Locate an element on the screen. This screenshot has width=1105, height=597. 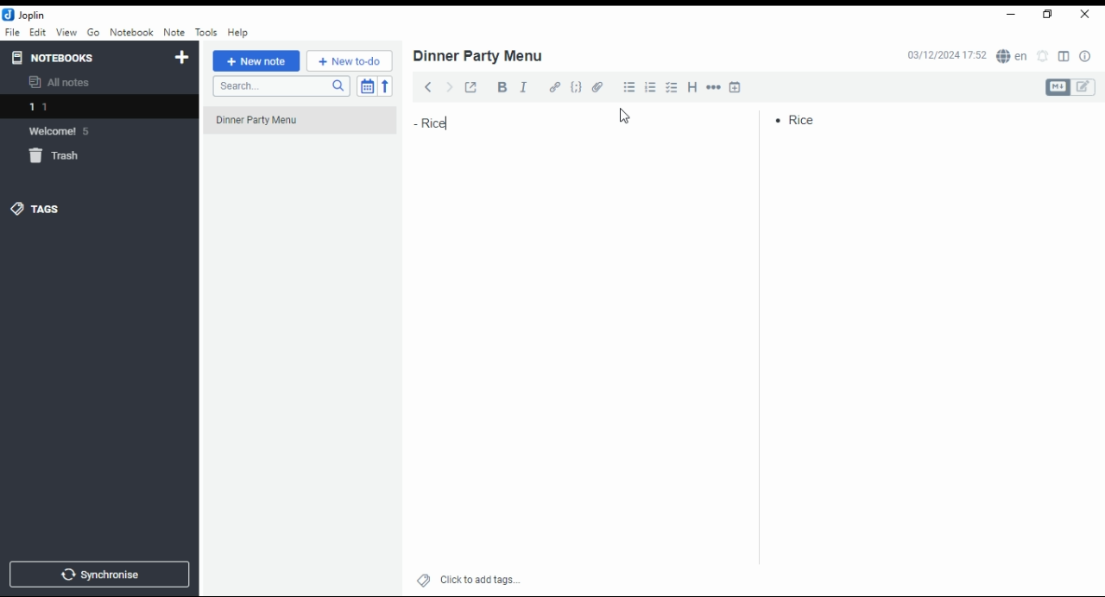
edit is located at coordinates (38, 32).